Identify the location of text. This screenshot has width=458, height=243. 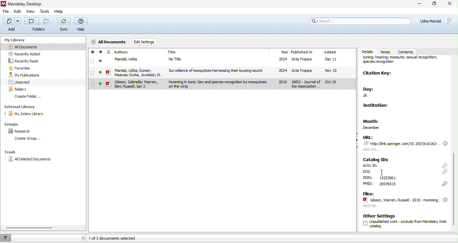
(387, 184).